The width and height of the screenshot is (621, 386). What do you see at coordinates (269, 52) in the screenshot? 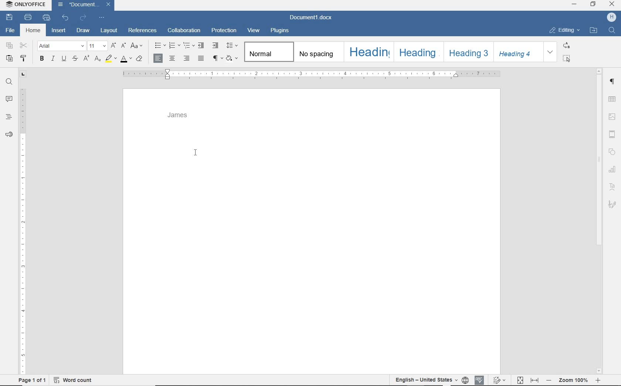
I see `Normal` at bounding box center [269, 52].